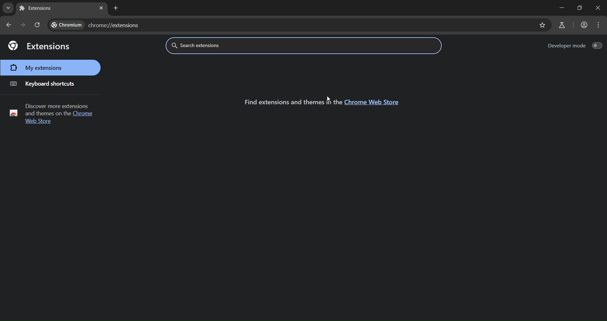 This screenshot has height=321, width=607. I want to click on close, so click(600, 6).